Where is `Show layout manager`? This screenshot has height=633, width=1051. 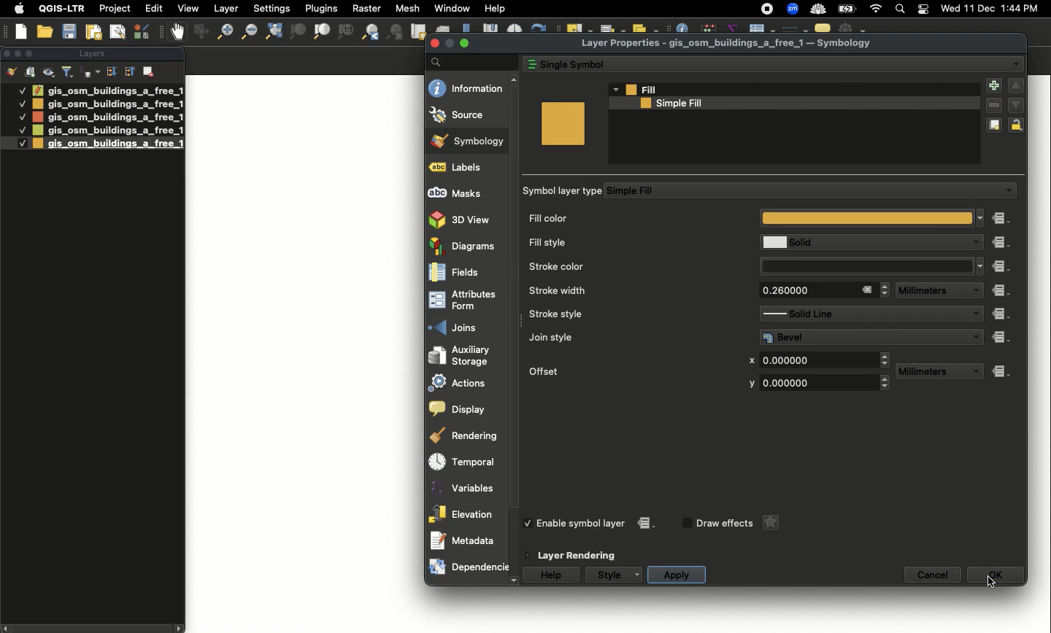 Show layout manager is located at coordinates (117, 32).